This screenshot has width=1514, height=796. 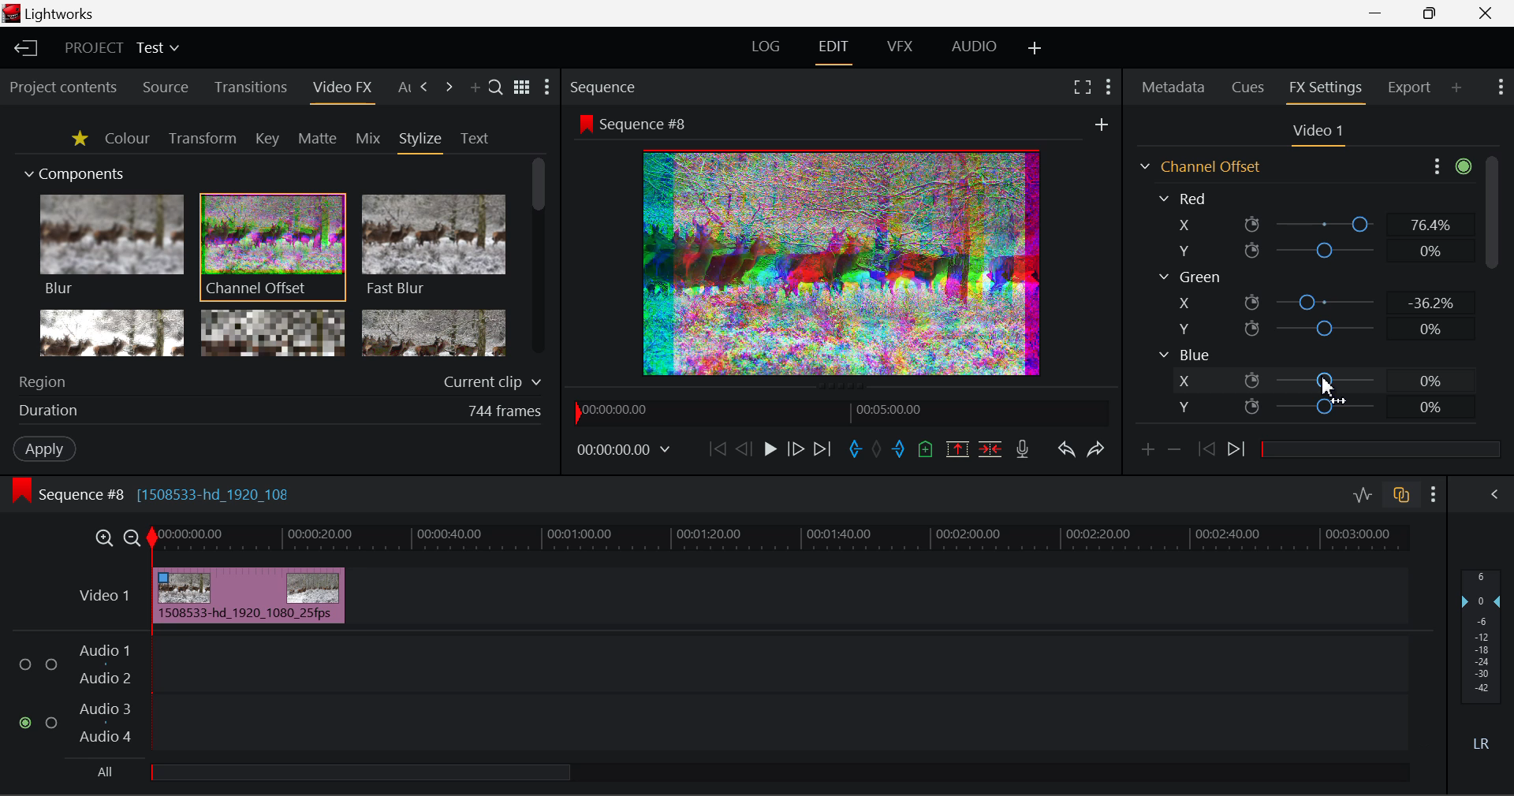 What do you see at coordinates (1500, 87) in the screenshot?
I see `Show Settings` at bounding box center [1500, 87].